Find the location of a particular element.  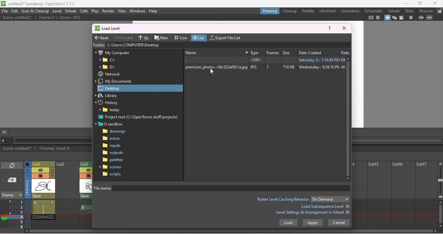

Vertical scroll bar is located at coordinates (440, 215).